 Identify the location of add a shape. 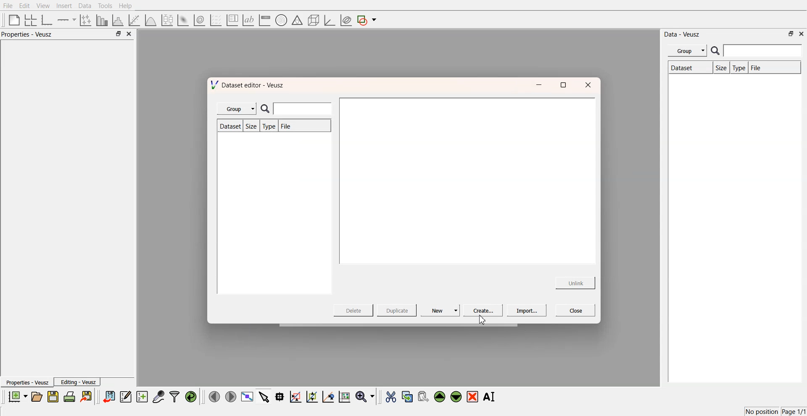
(367, 21).